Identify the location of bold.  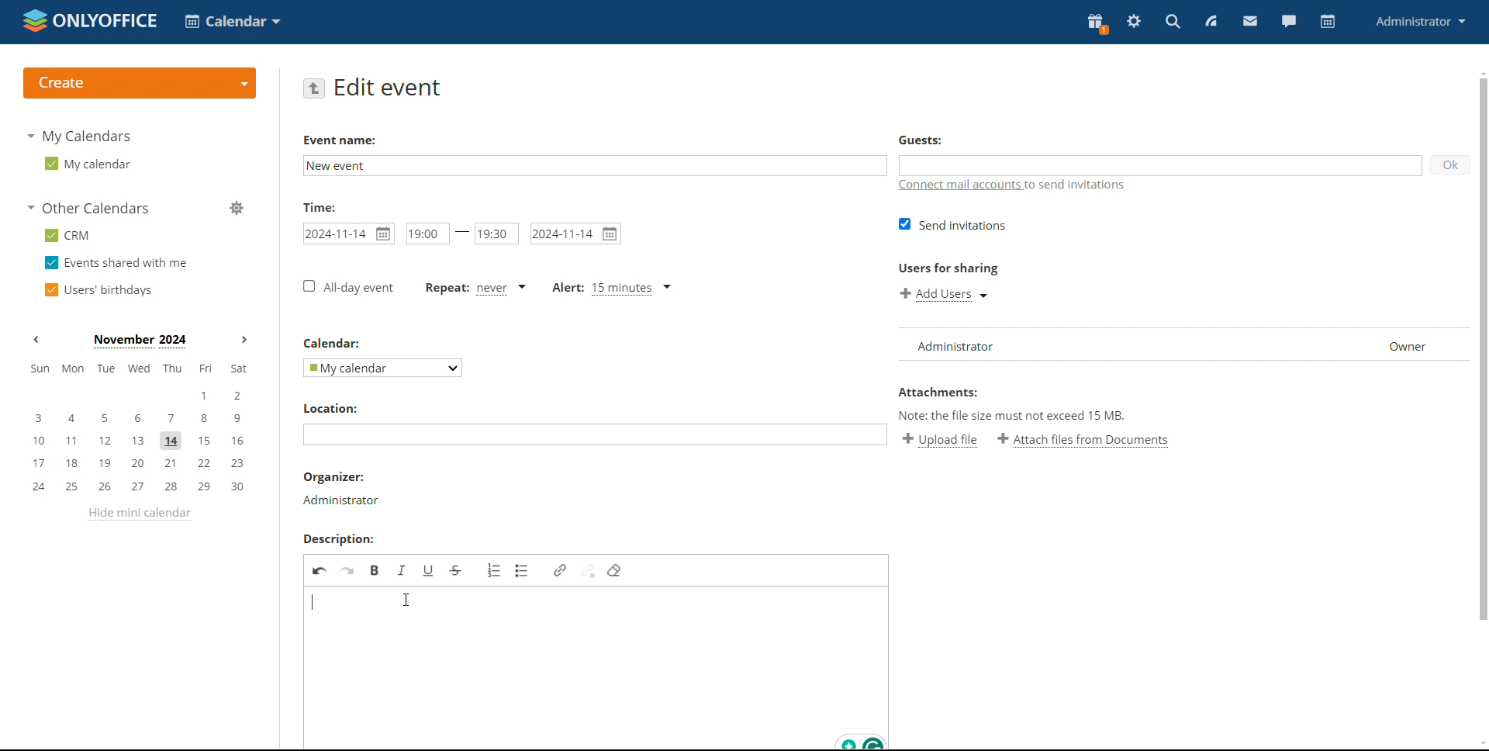
(375, 569).